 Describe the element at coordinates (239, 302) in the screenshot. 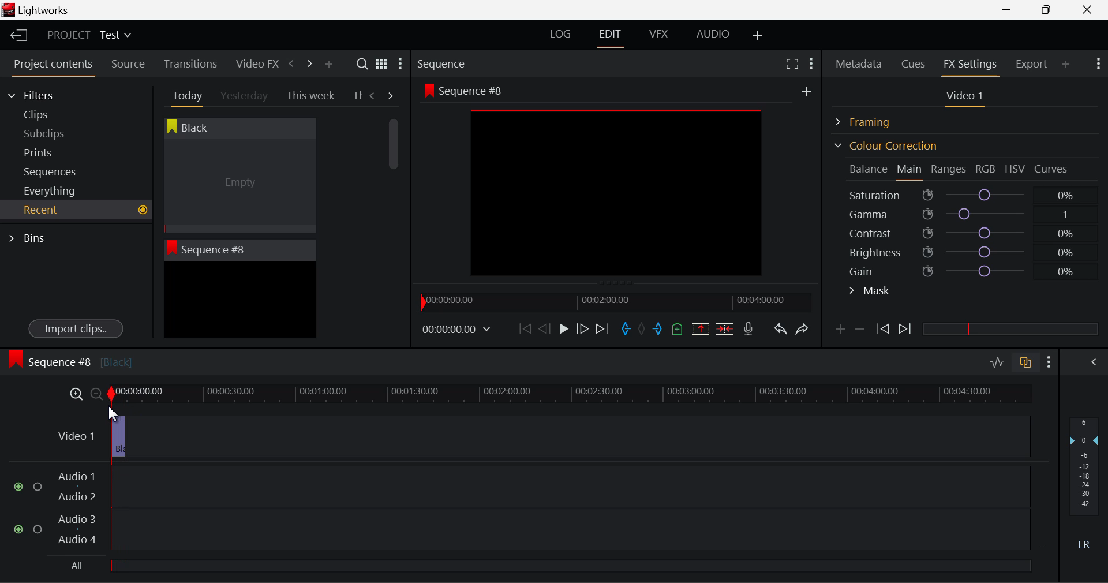

I see `Recent Clip` at that location.